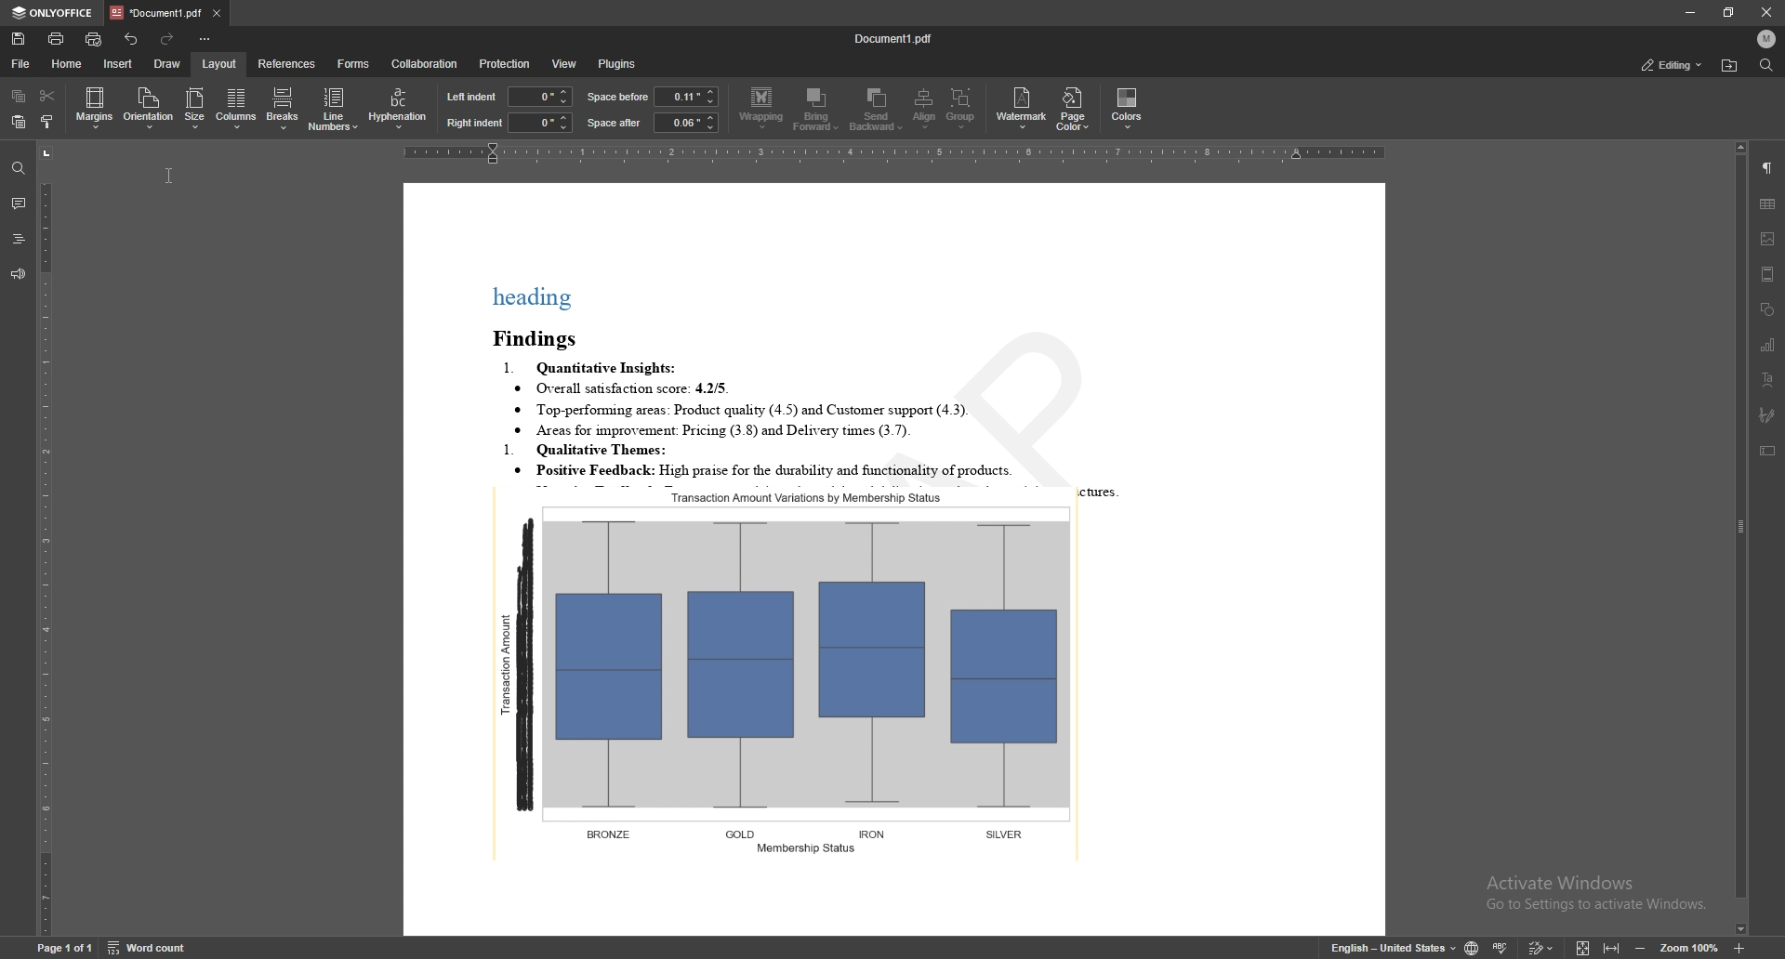 Image resolution: width=1785 pixels, height=959 pixels. Describe the element at coordinates (148, 107) in the screenshot. I see `orientation` at that location.